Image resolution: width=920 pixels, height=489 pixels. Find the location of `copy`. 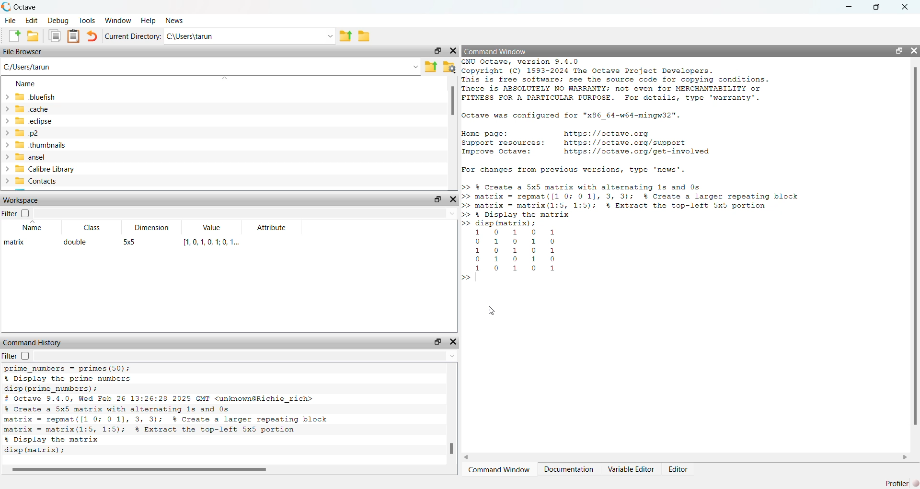

copy is located at coordinates (55, 35).